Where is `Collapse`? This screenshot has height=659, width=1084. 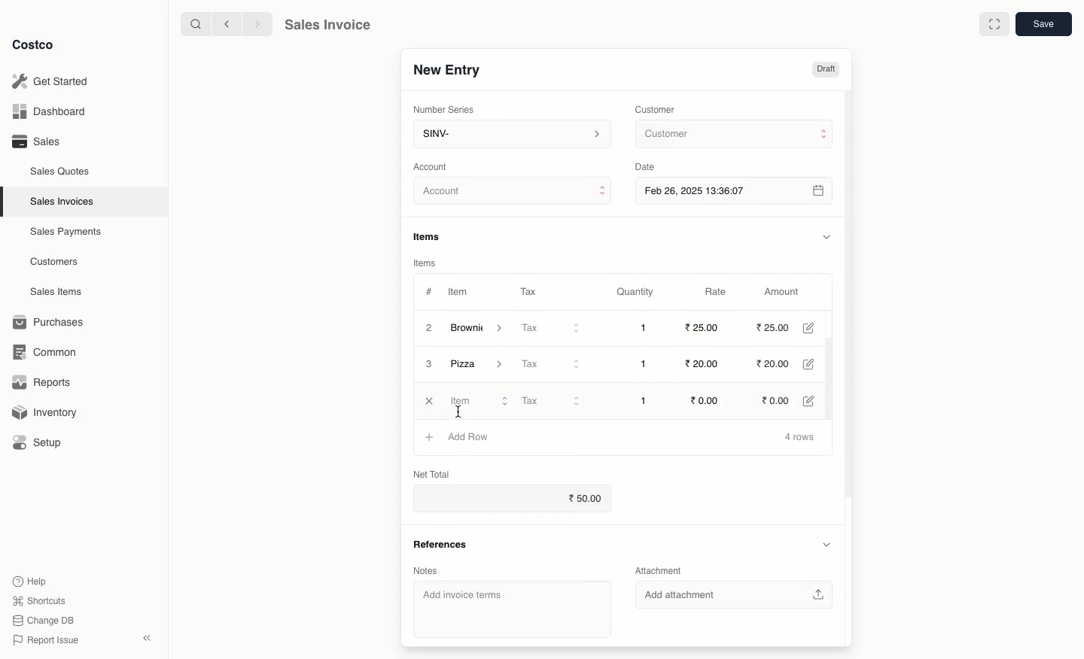
Collapse is located at coordinates (148, 639).